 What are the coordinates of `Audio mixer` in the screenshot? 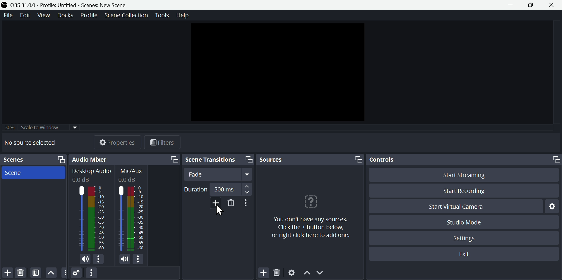 It's located at (126, 159).